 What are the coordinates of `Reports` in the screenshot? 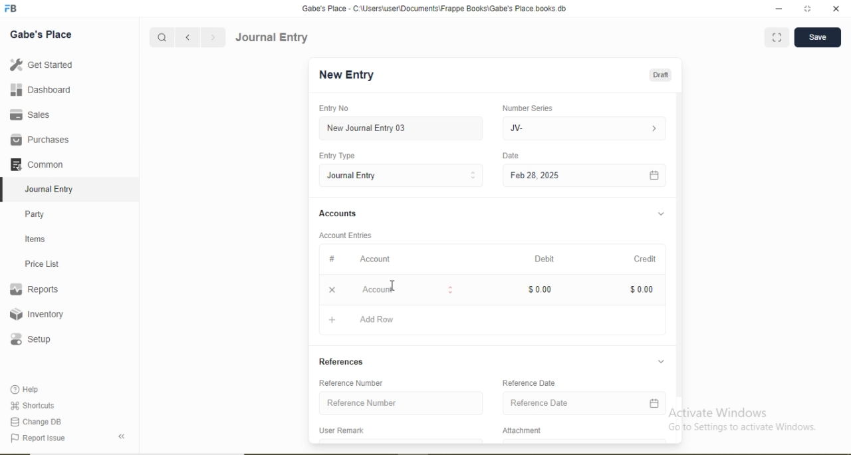 It's located at (34, 289).